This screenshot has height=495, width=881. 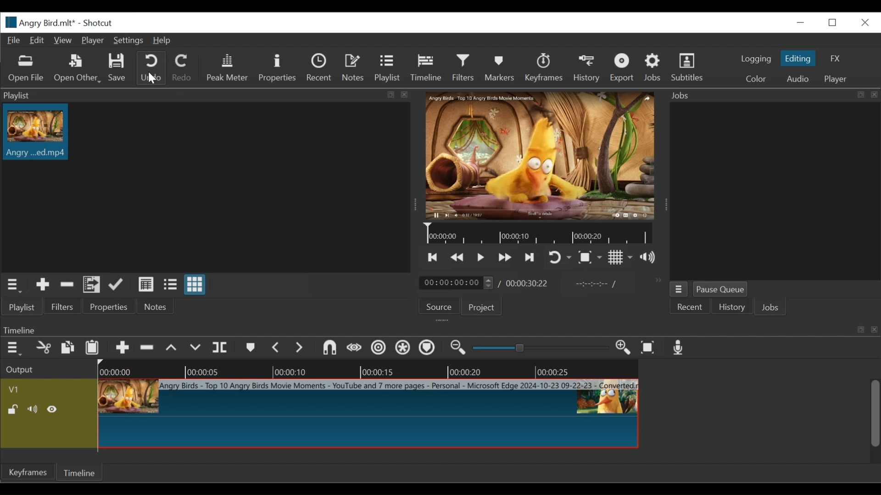 I want to click on Skip to the next point, so click(x=434, y=257).